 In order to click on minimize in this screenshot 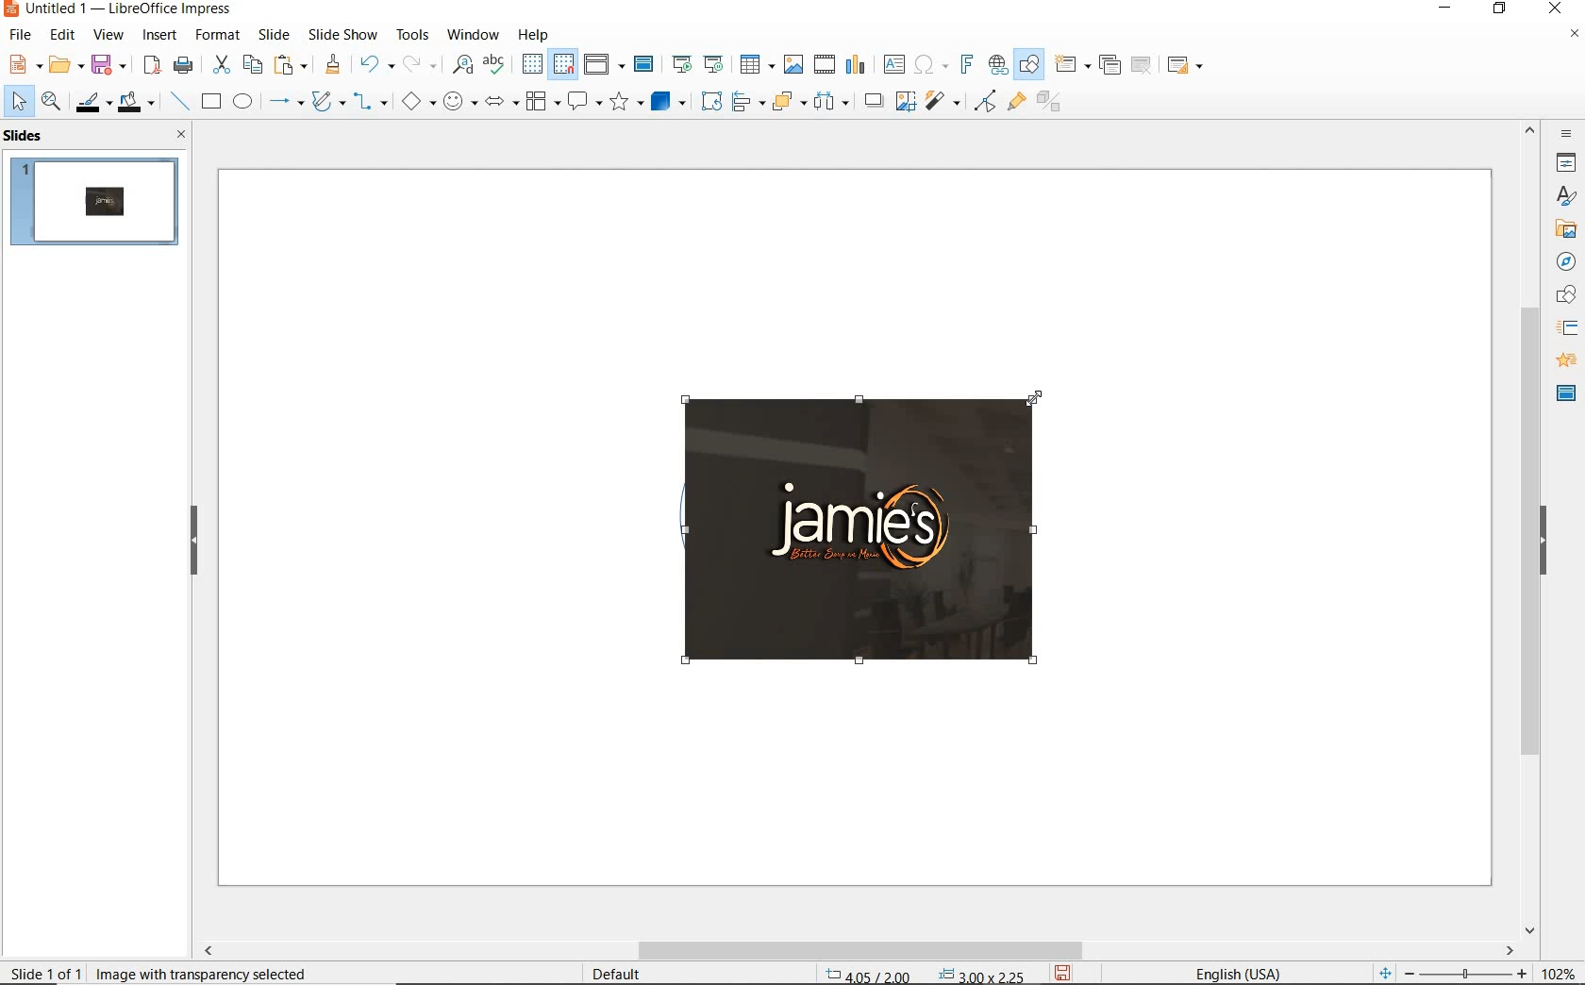, I will do `click(1447, 10)`.